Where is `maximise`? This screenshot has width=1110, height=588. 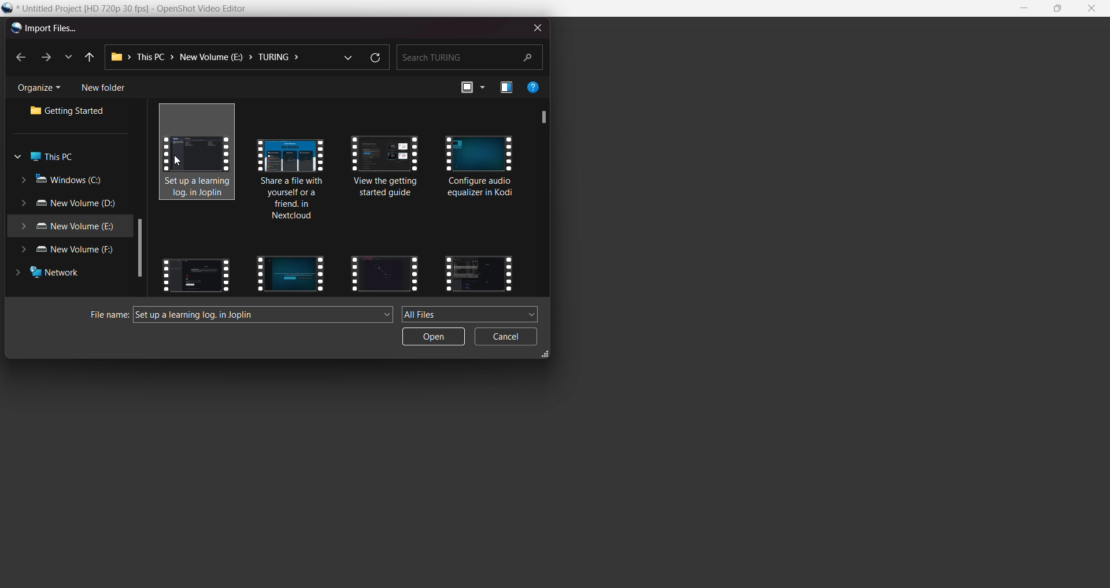 maximise is located at coordinates (1059, 9).